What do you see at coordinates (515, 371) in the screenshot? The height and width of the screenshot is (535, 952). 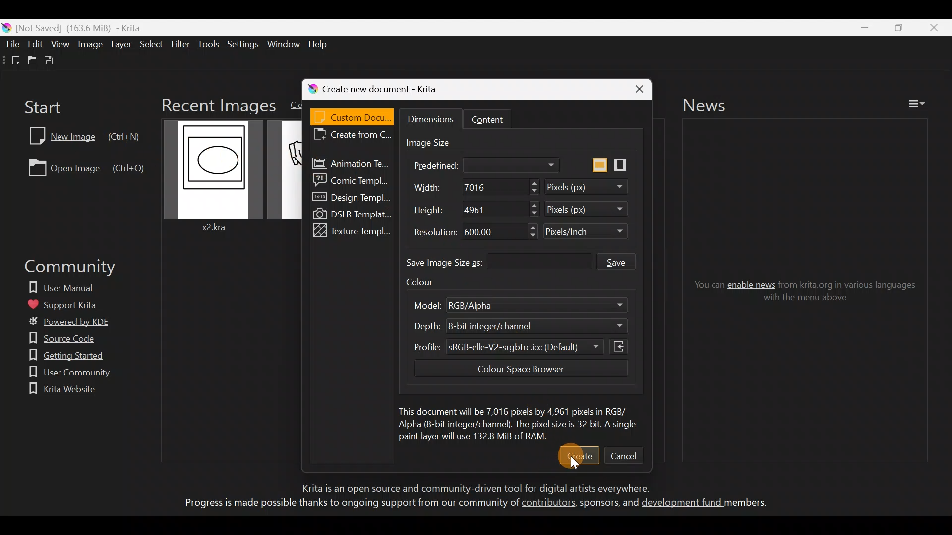 I see `Color space browser` at bounding box center [515, 371].